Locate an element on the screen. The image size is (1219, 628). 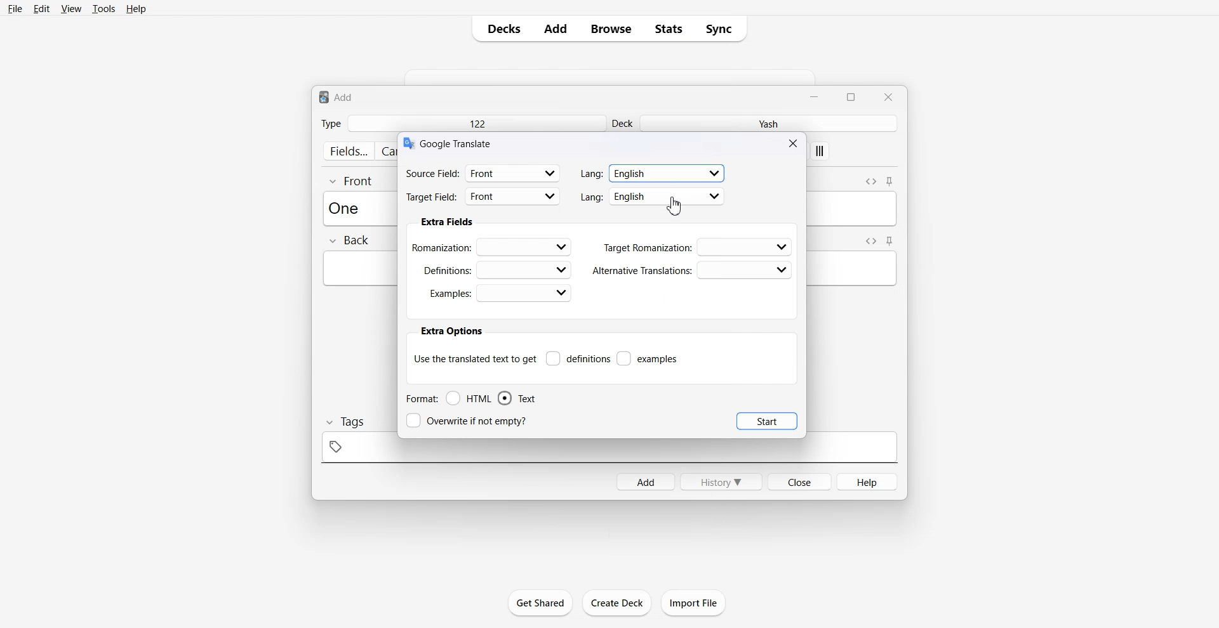
Close is located at coordinates (799, 481).